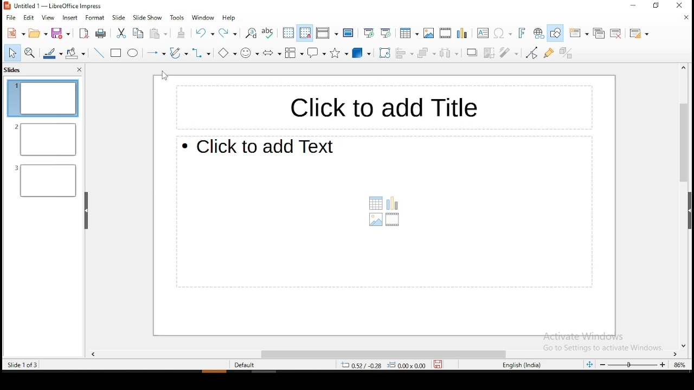  Describe the element at coordinates (384, 108) in the screenshot. I see `Text box` at that location.